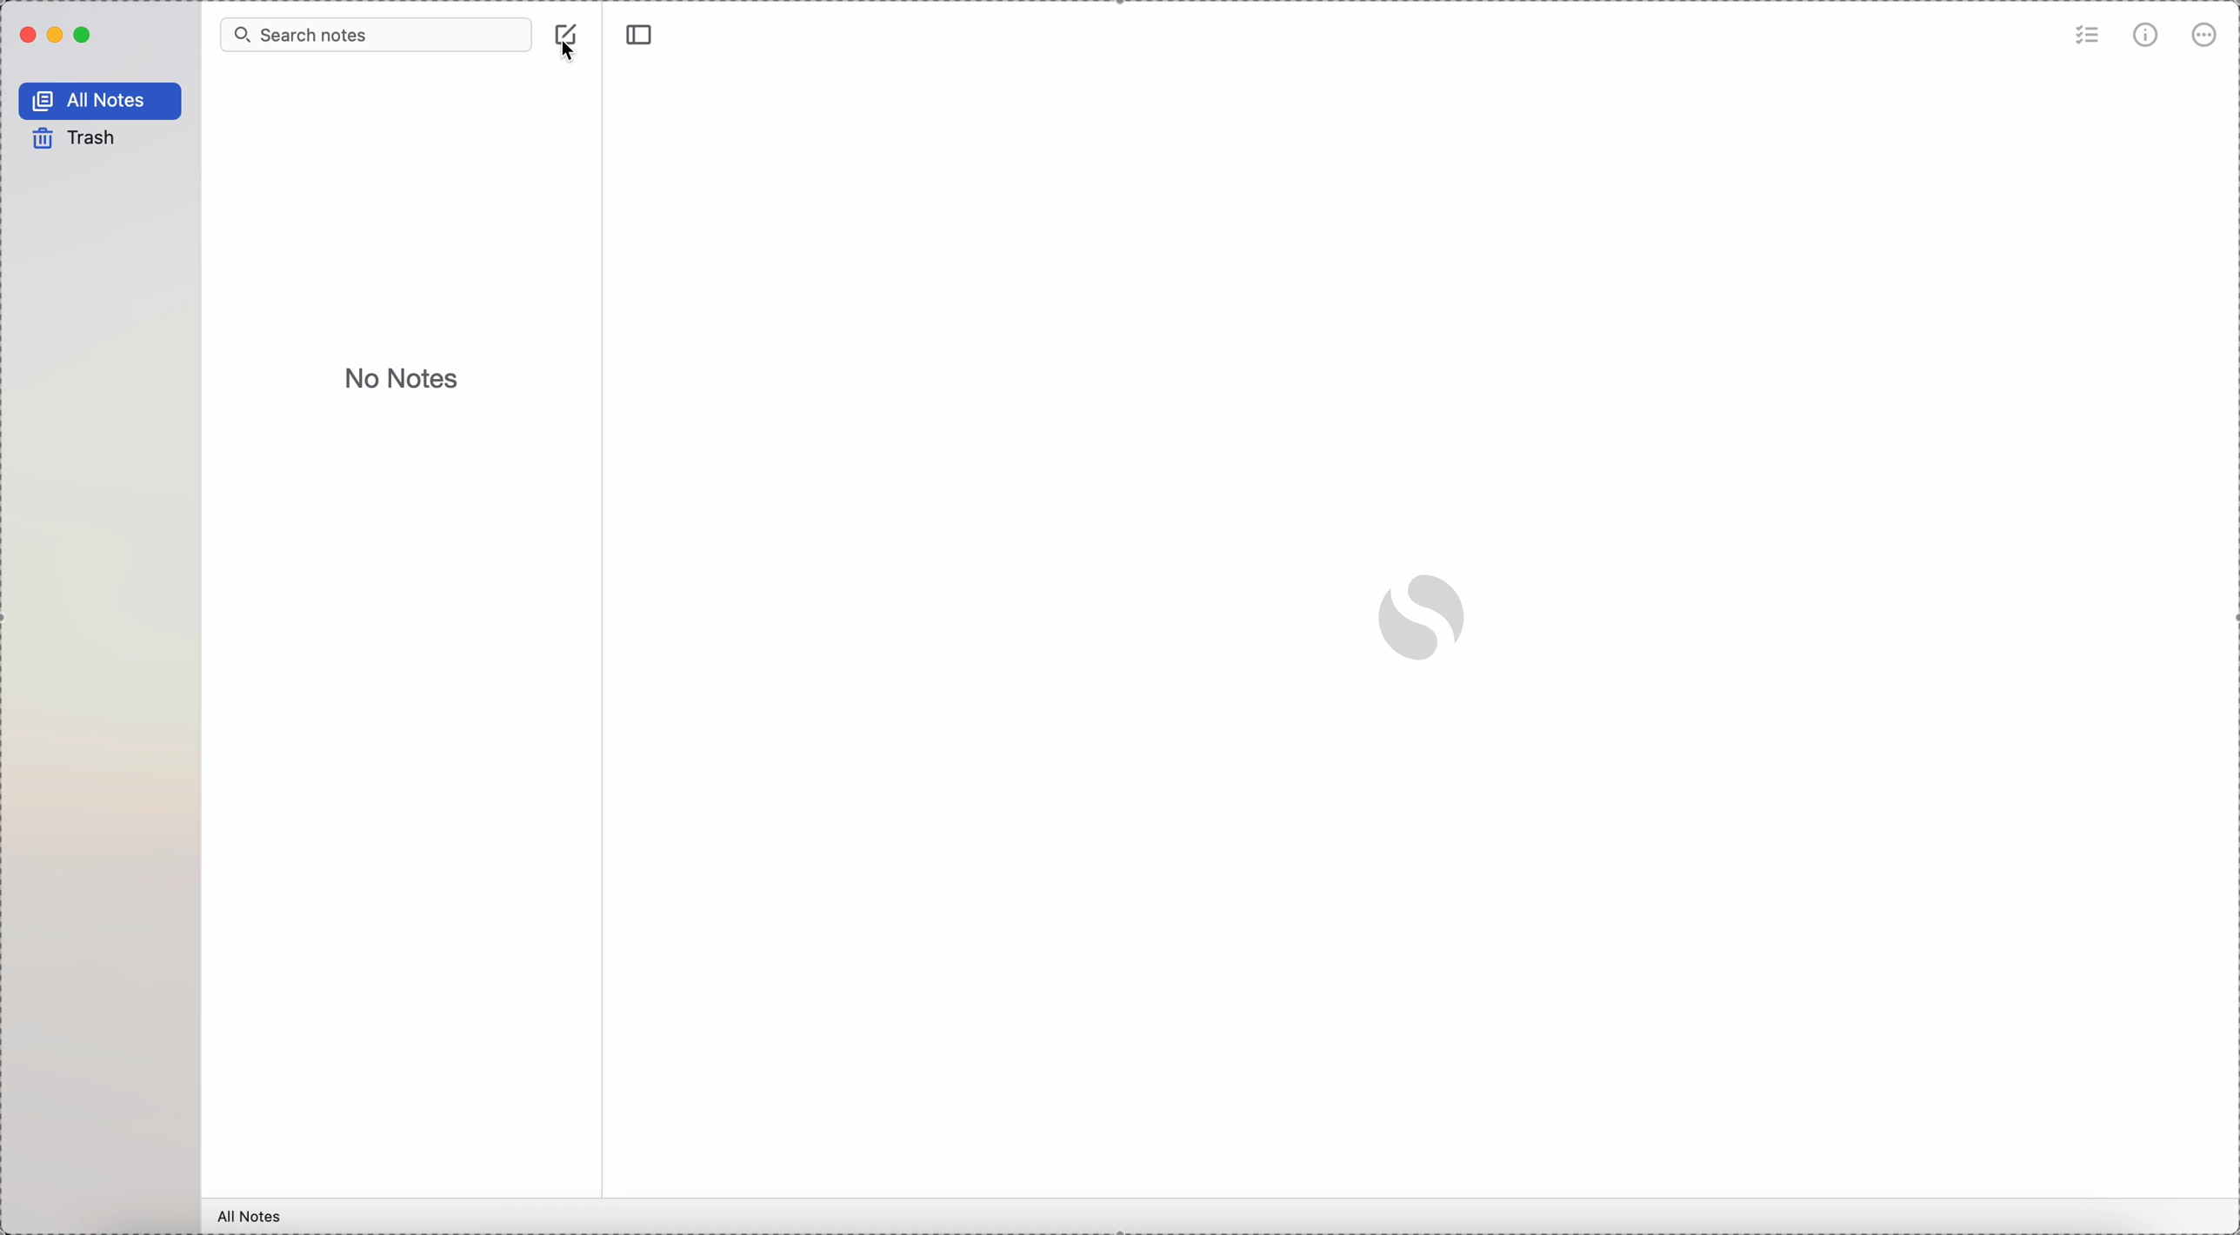 The width and height of the screenshot is (2240, 1235). What do you see at coordinates (1418, 617) in the screenshot?
I see `Simplenote logo` at bounding box center [1418, 617].